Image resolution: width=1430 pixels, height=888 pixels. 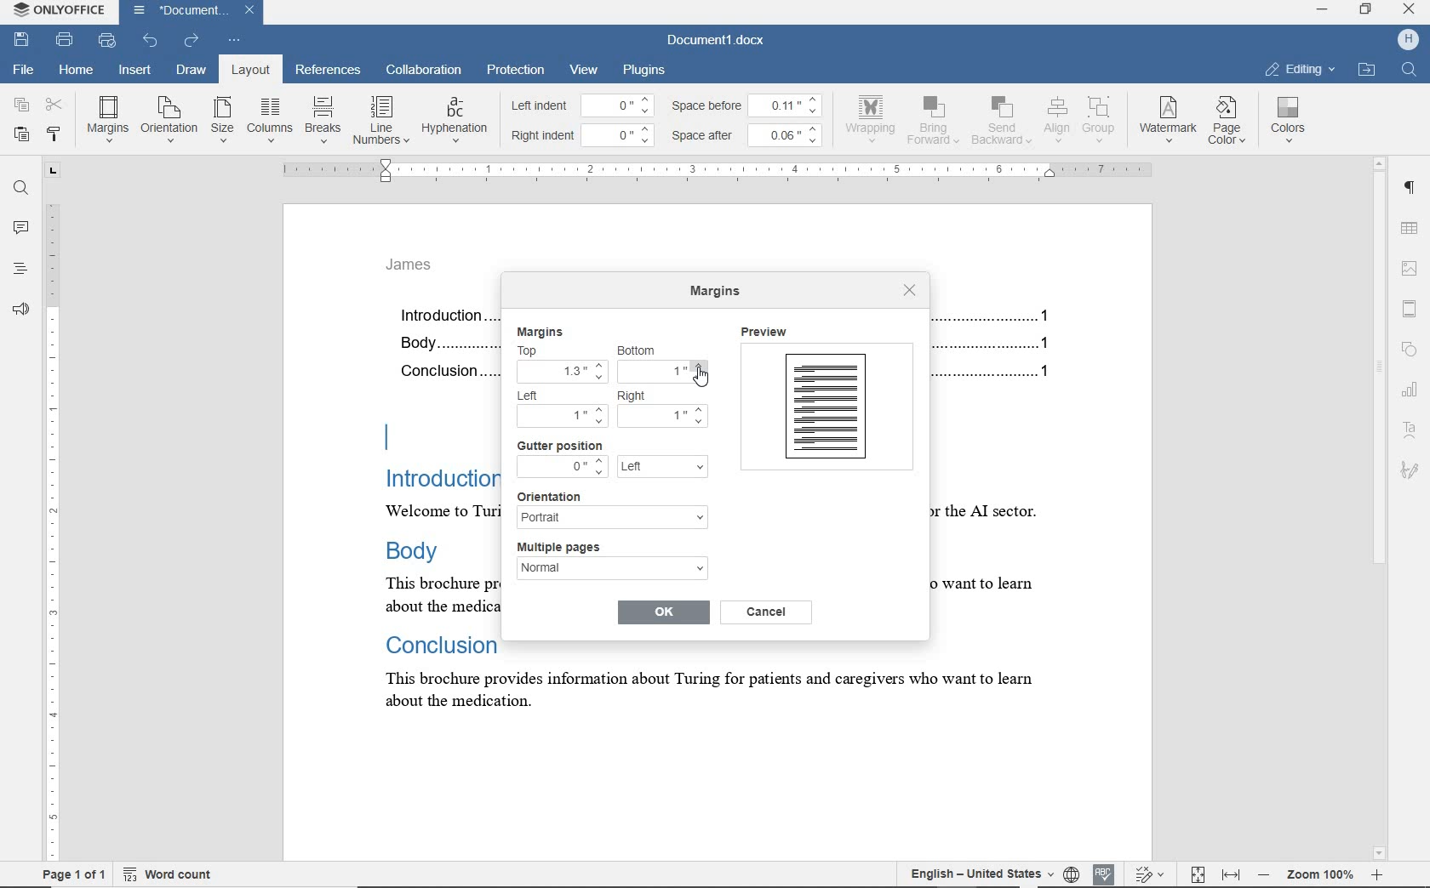 What do you see at coordinates (1412, 393) in the screenshot?
I see `chart` at bounding box center [1412, 393].